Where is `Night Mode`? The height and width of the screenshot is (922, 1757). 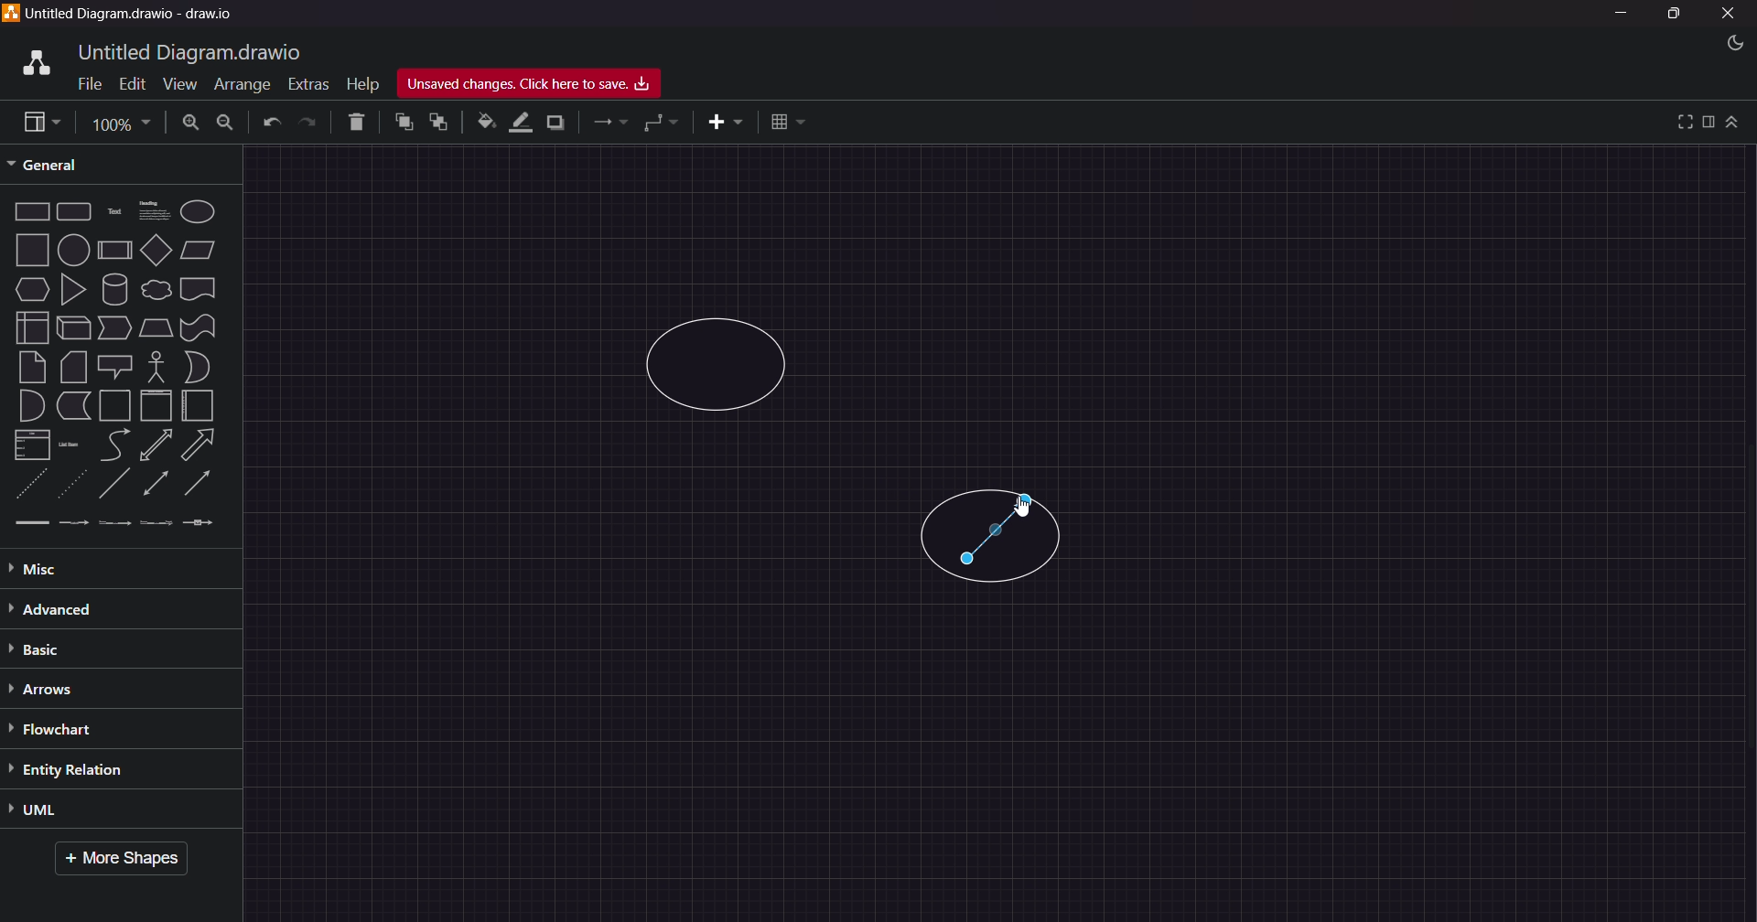
Night Mode is located at coordinates (1724, 43).